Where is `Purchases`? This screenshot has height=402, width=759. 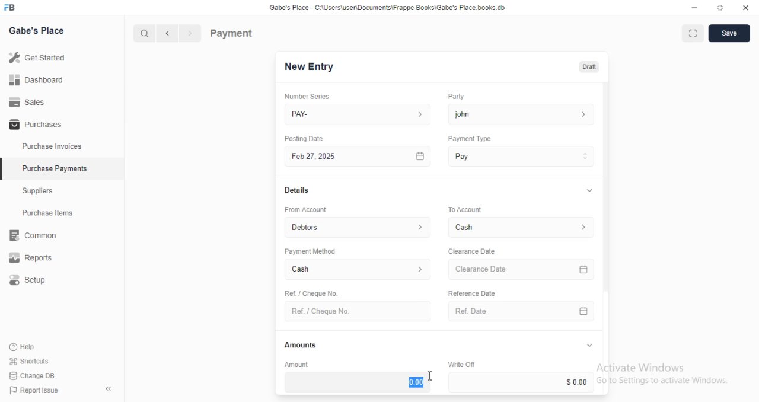 Purchases is located at coordinates (34, 125).